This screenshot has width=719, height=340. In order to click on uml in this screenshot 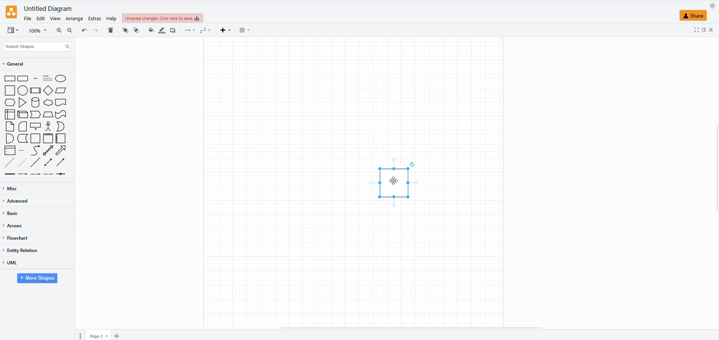, I will do `click(10, 263)`.